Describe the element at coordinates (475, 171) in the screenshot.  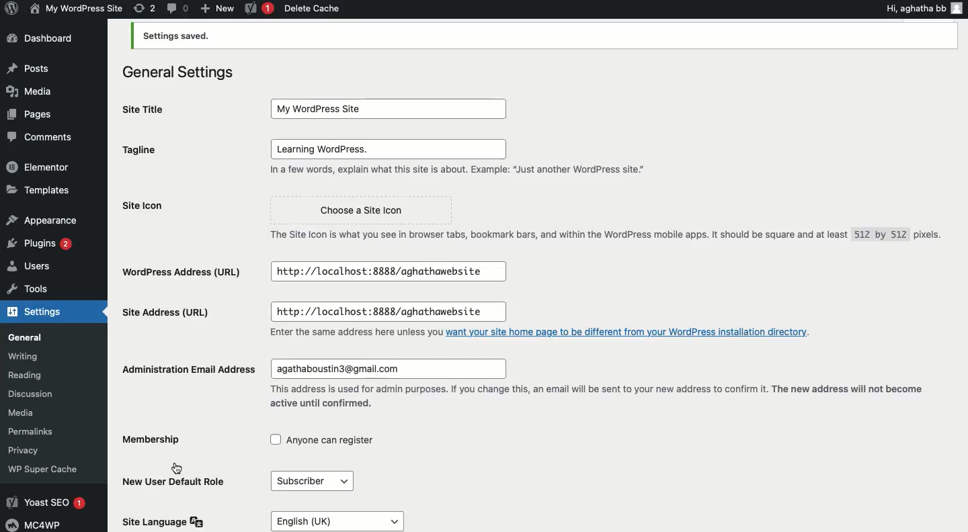
I see ` In a few words, explain what this site is about. Example: “Just another WordPress site."` at that location.